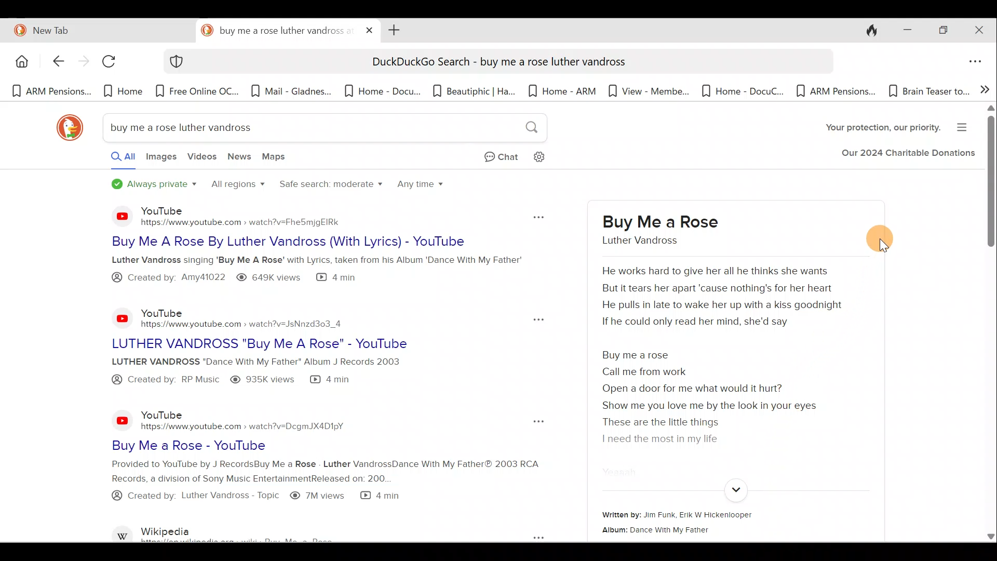 The image size is (997, 561). What do you see at coordinates (123, 91) in the screenshot?
I see `Bookmark 2` at bounding box center [123, 91].